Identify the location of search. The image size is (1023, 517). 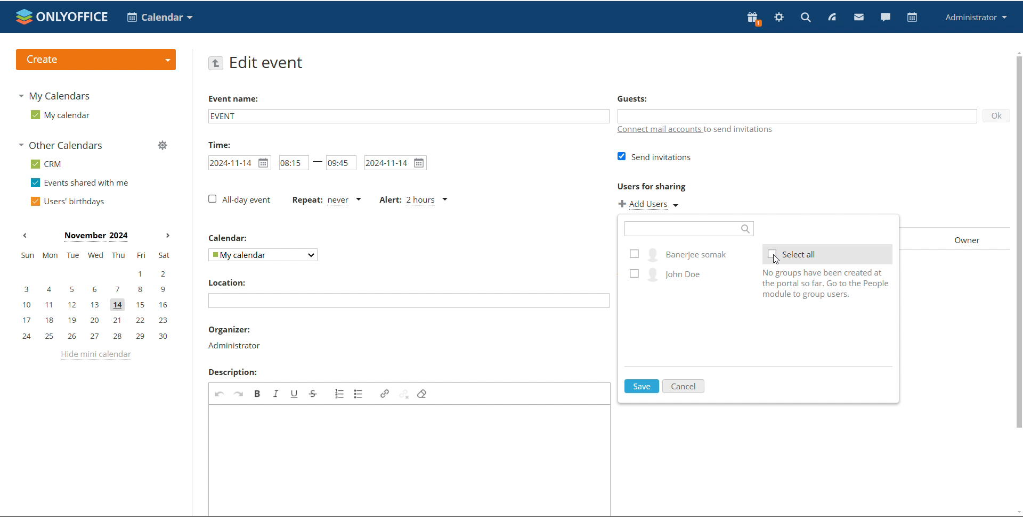
(806, 16).